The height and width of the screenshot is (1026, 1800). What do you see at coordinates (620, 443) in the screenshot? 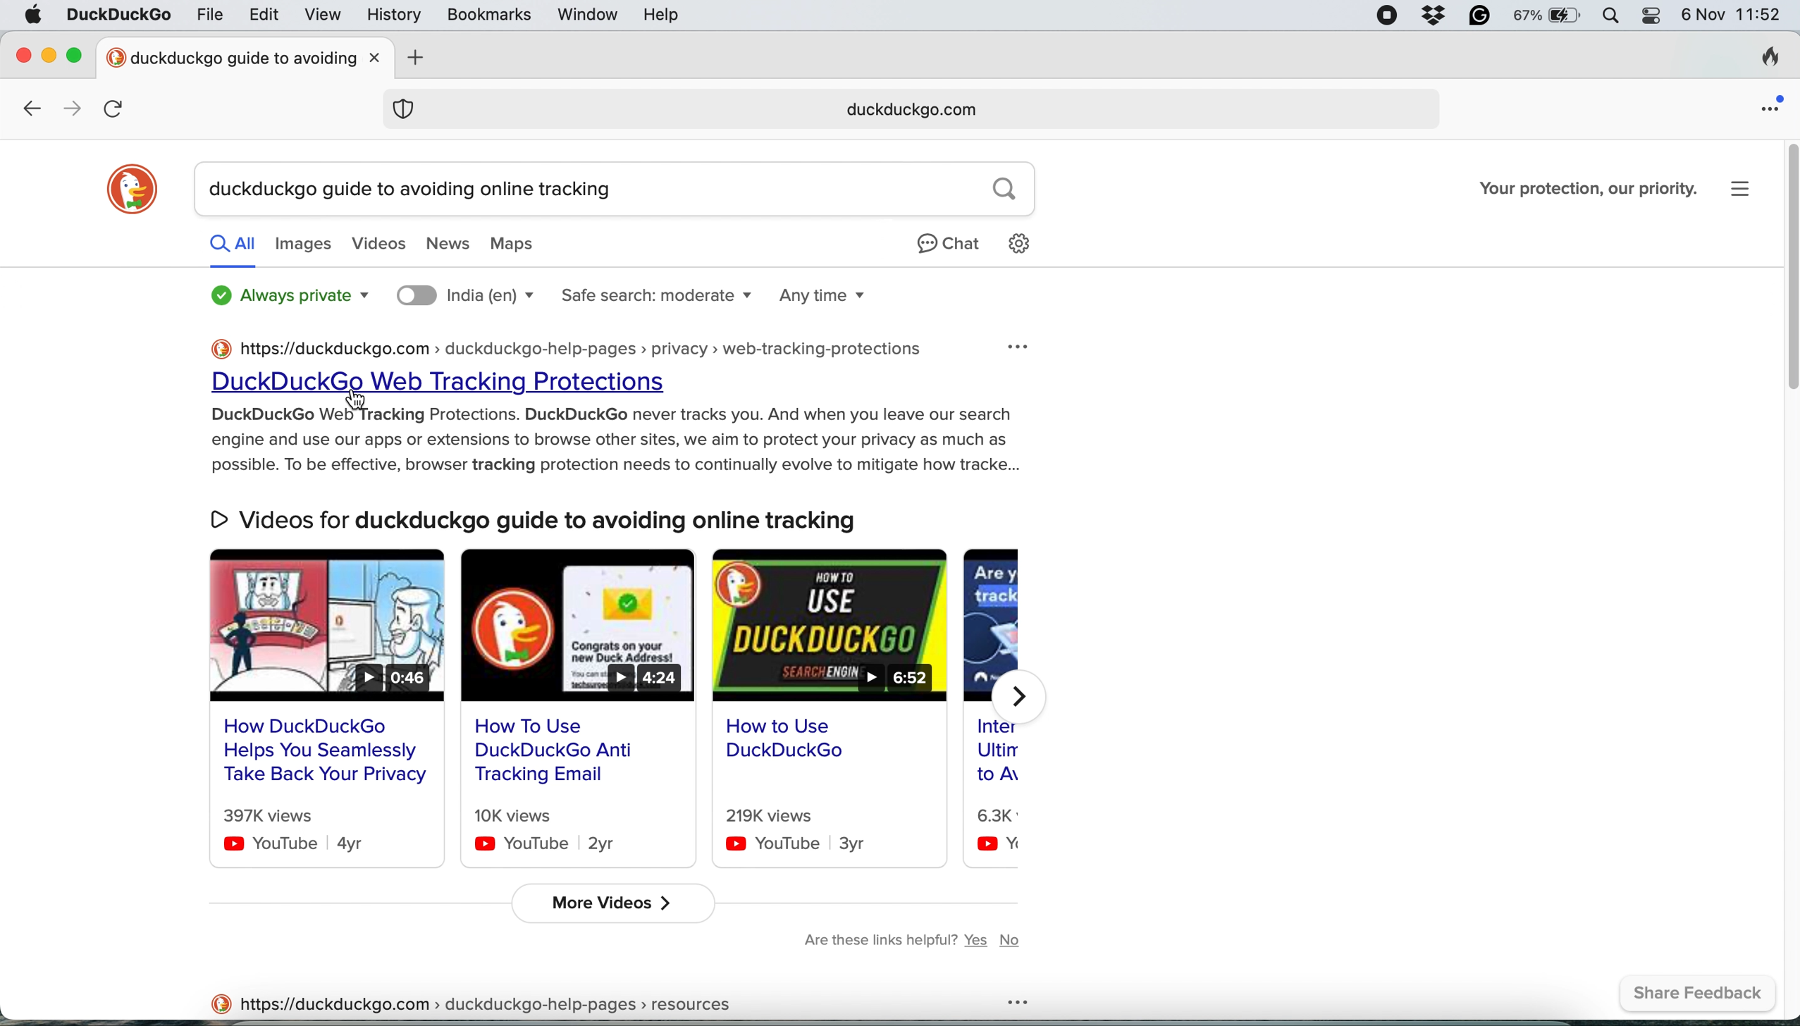
I see `DuckDuckGo Web Tracking Protections. DuckDuckGo never tracks you. And when you leave our search
engine and use our apps or extensions to browse other sites, we aim to protect your privacy as much as
possible. To be effective, browser tracking protection needs to continually evolve to mitigate how tracke...` at bounding box center [620, 443].